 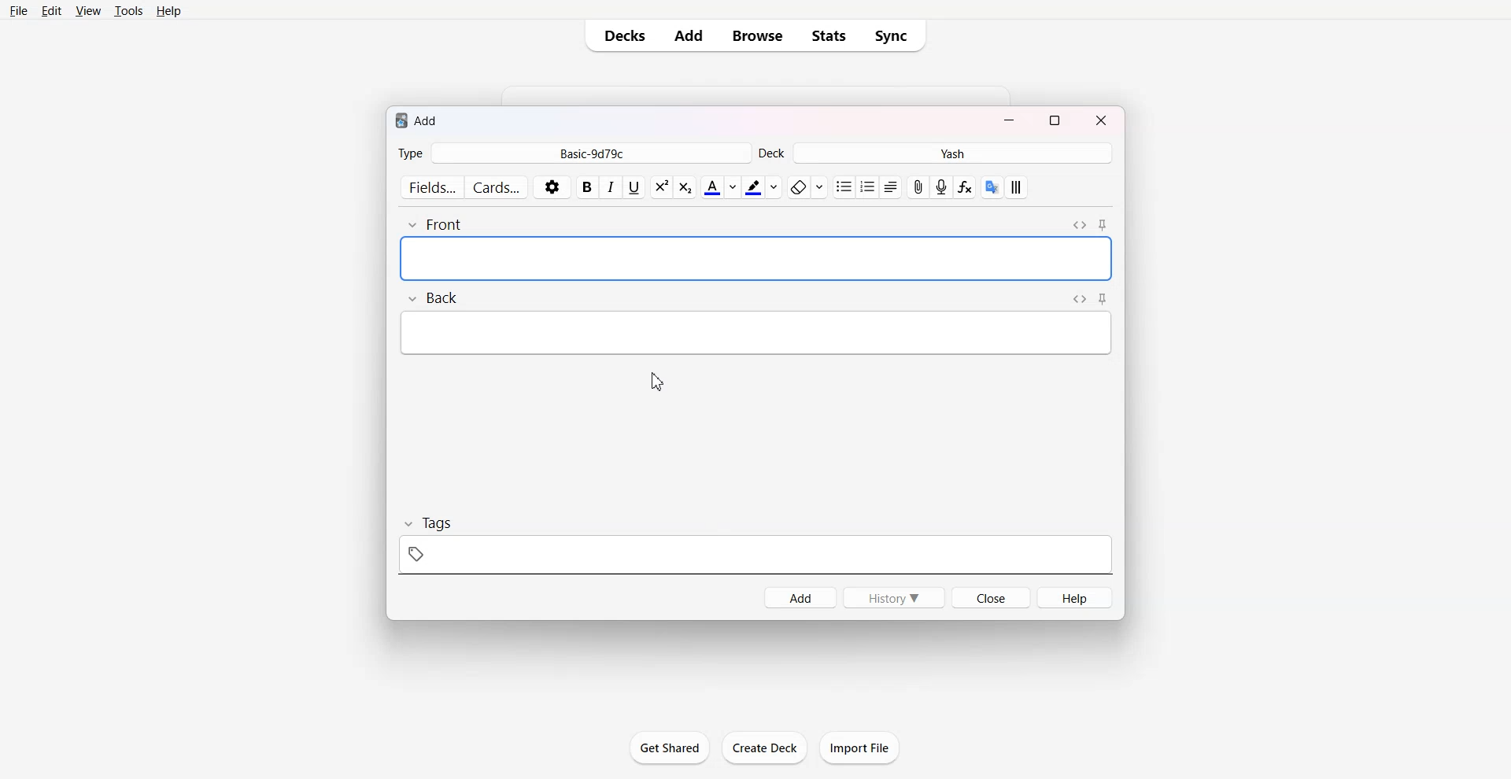 What do you see at coordinates (892, 187) in the screenshot?
I see `Alignment` at bounding box center [892, 187].